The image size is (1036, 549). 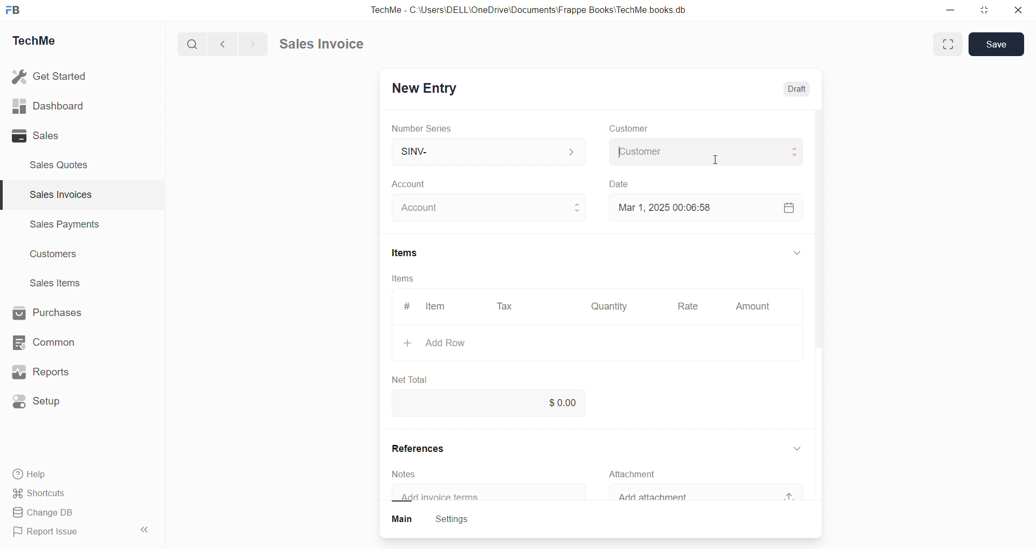 I want to click on __Add invoice terms, so click(x=446, y=497).